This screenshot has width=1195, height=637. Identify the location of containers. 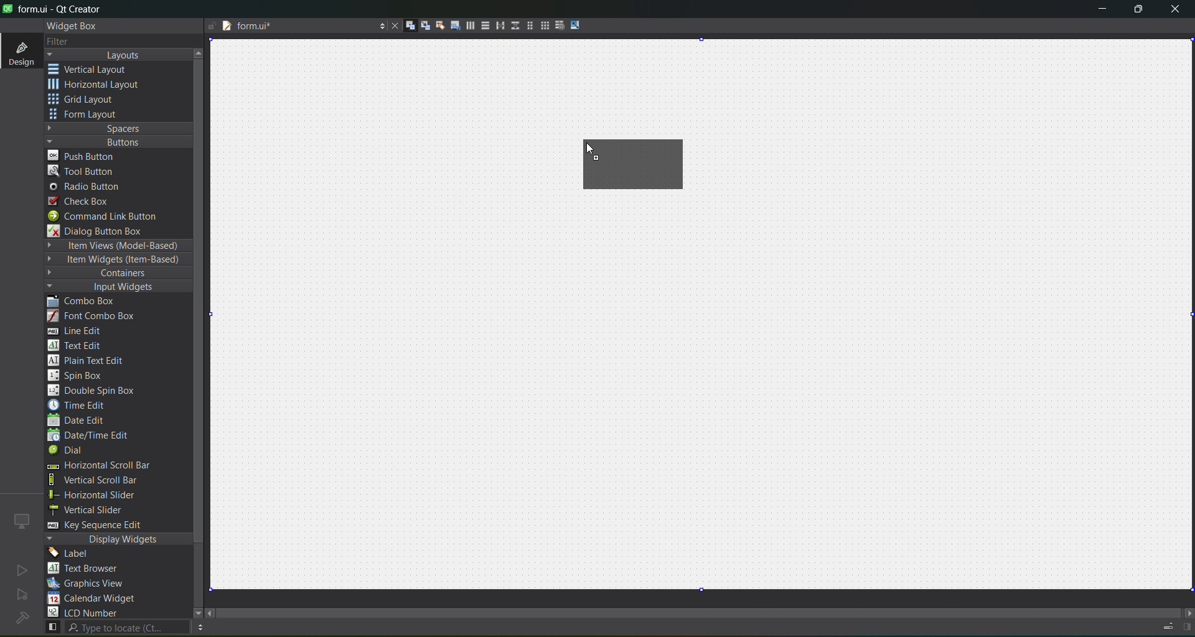
(112, 274).